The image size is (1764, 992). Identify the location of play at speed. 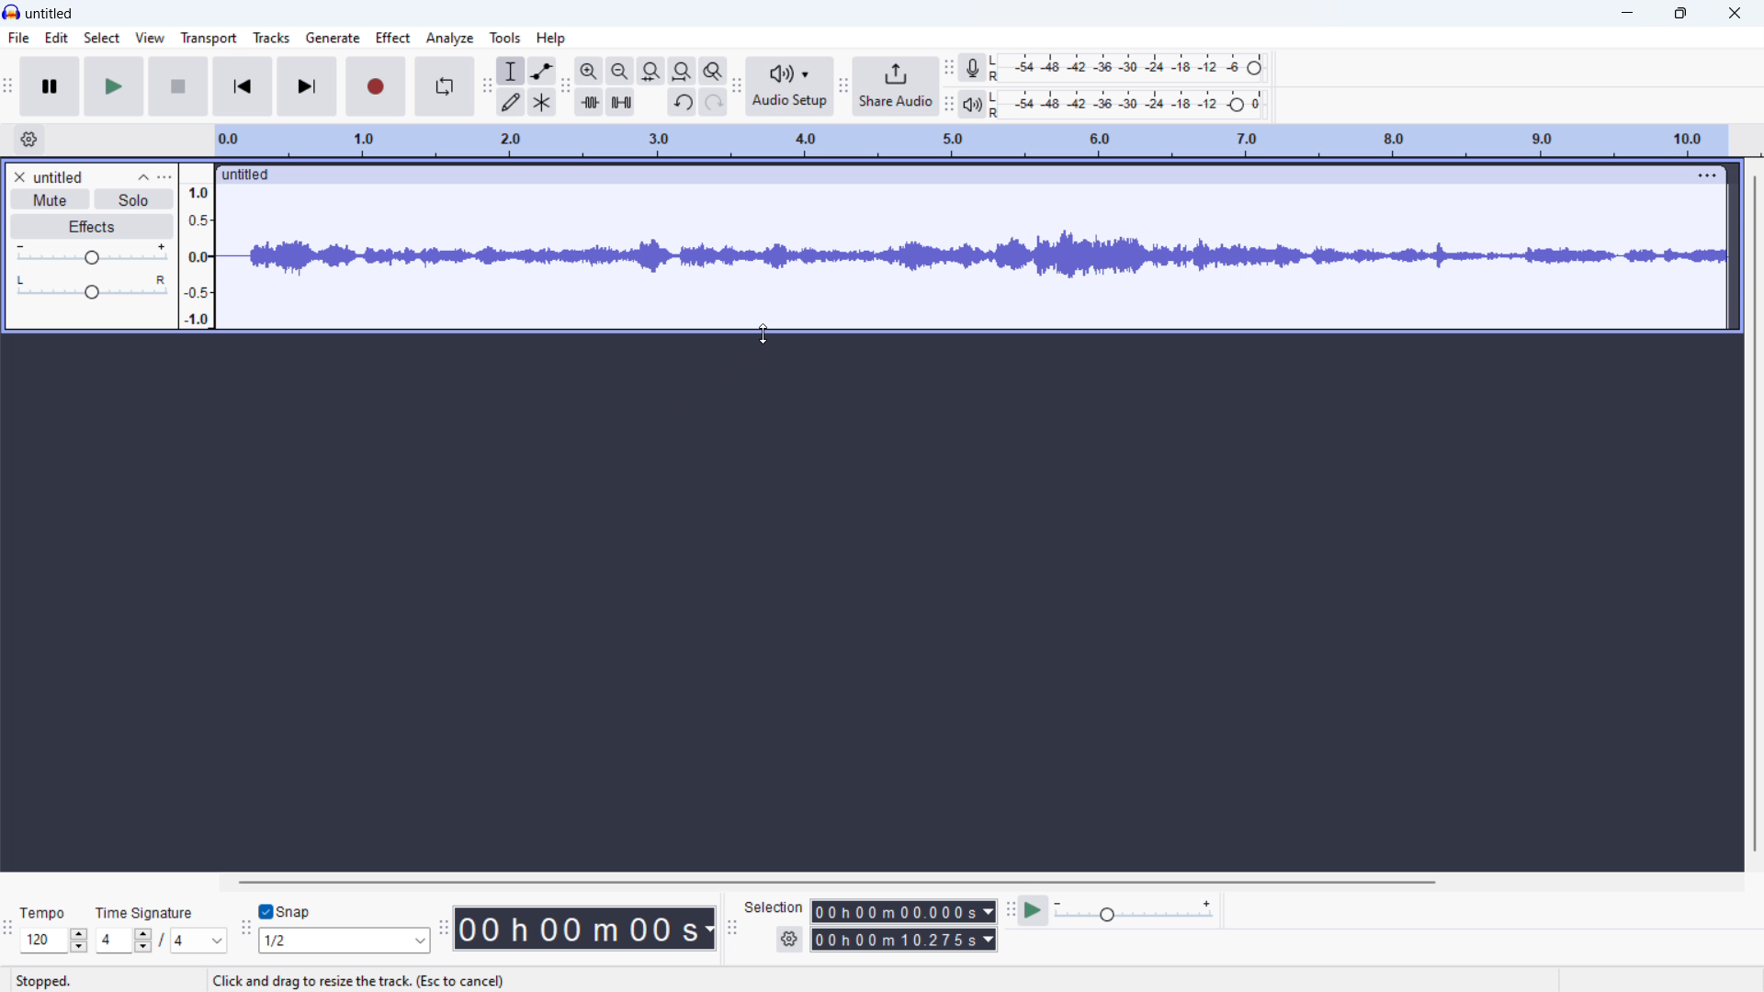
(1035, 909).